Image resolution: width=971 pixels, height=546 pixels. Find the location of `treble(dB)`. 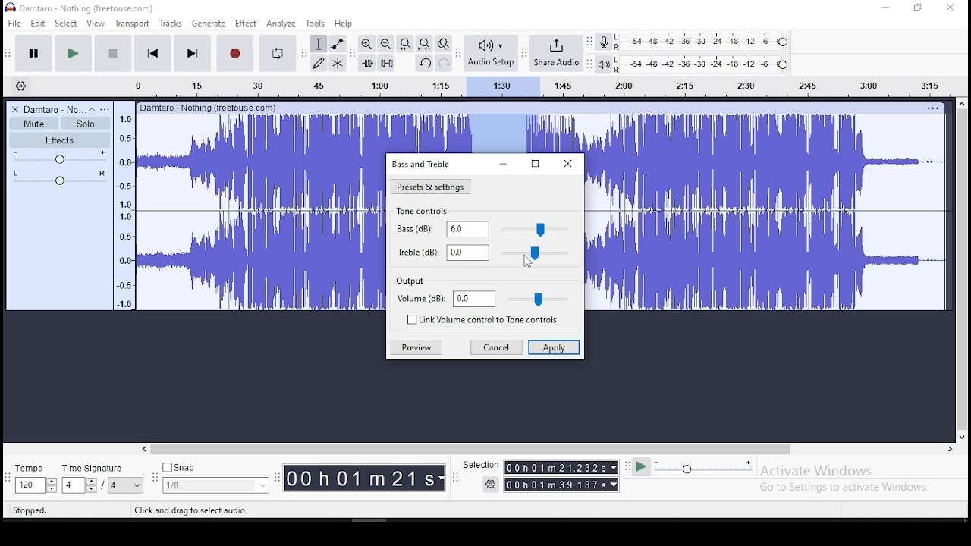

treble(dB) is located at coordinates (416, 251).